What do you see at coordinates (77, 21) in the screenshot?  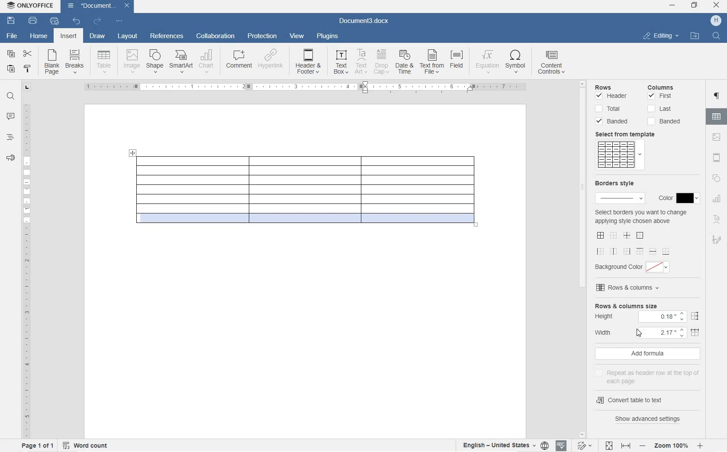 I see `UNDO` at bounding box center [77, 21].